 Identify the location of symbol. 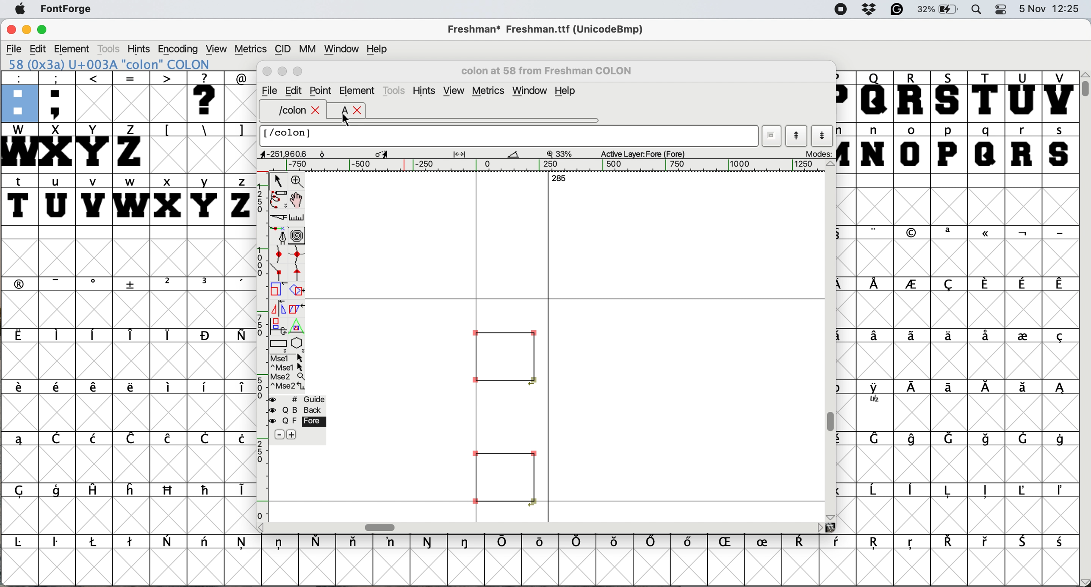
(1061, 491).